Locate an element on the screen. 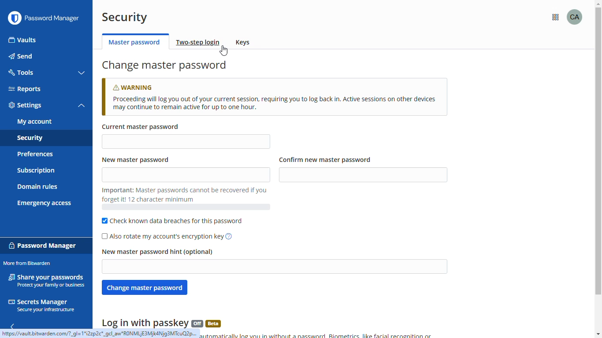  new master password hint (optional) is located at coordinates (275, 262).